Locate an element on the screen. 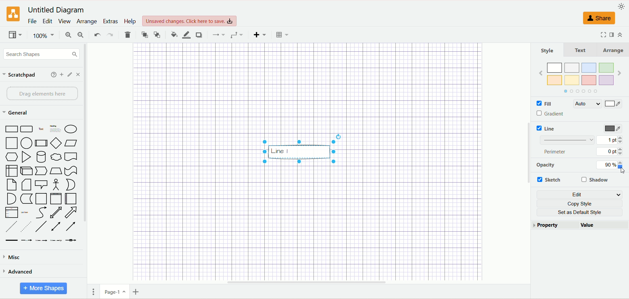  file is located at coordinates (32, 22).